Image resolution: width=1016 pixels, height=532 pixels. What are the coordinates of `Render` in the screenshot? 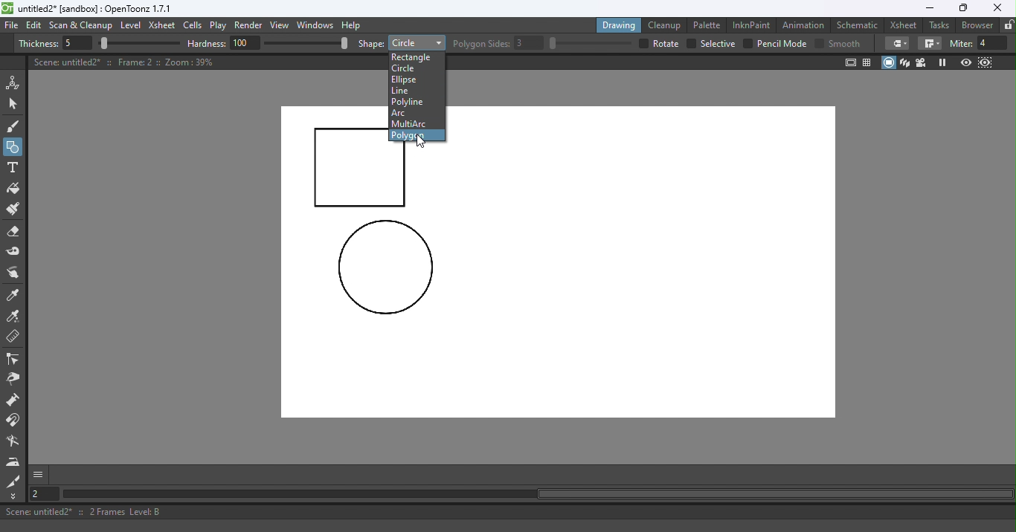 It's located at (251, 26).